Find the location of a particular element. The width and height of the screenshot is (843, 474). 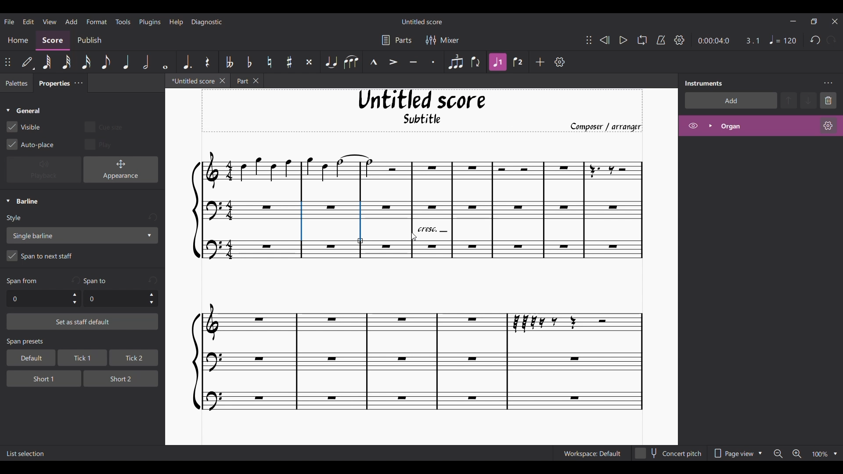

Default is located at coordinates (28, 62).